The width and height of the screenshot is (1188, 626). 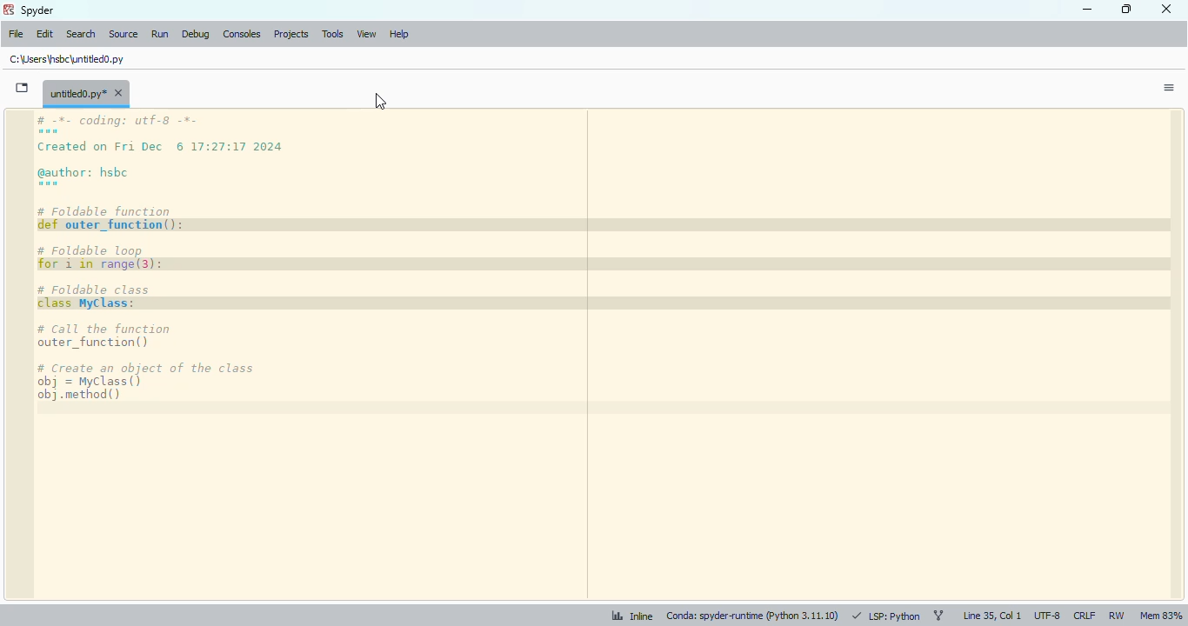 What do you see at coordinates (80, 33) in the screenshot?
I see `search` at bounding box center [80, 33].